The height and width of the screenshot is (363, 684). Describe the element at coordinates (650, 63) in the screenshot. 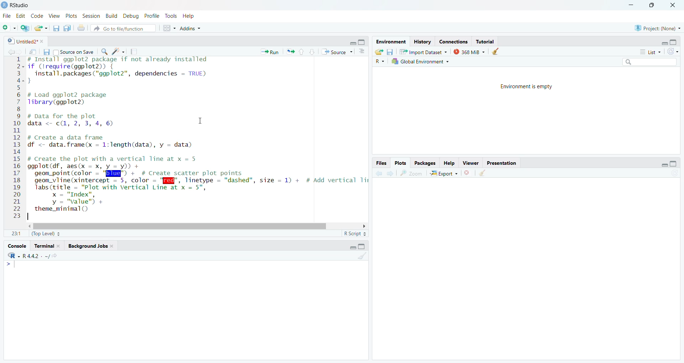

I see `search` at that location.